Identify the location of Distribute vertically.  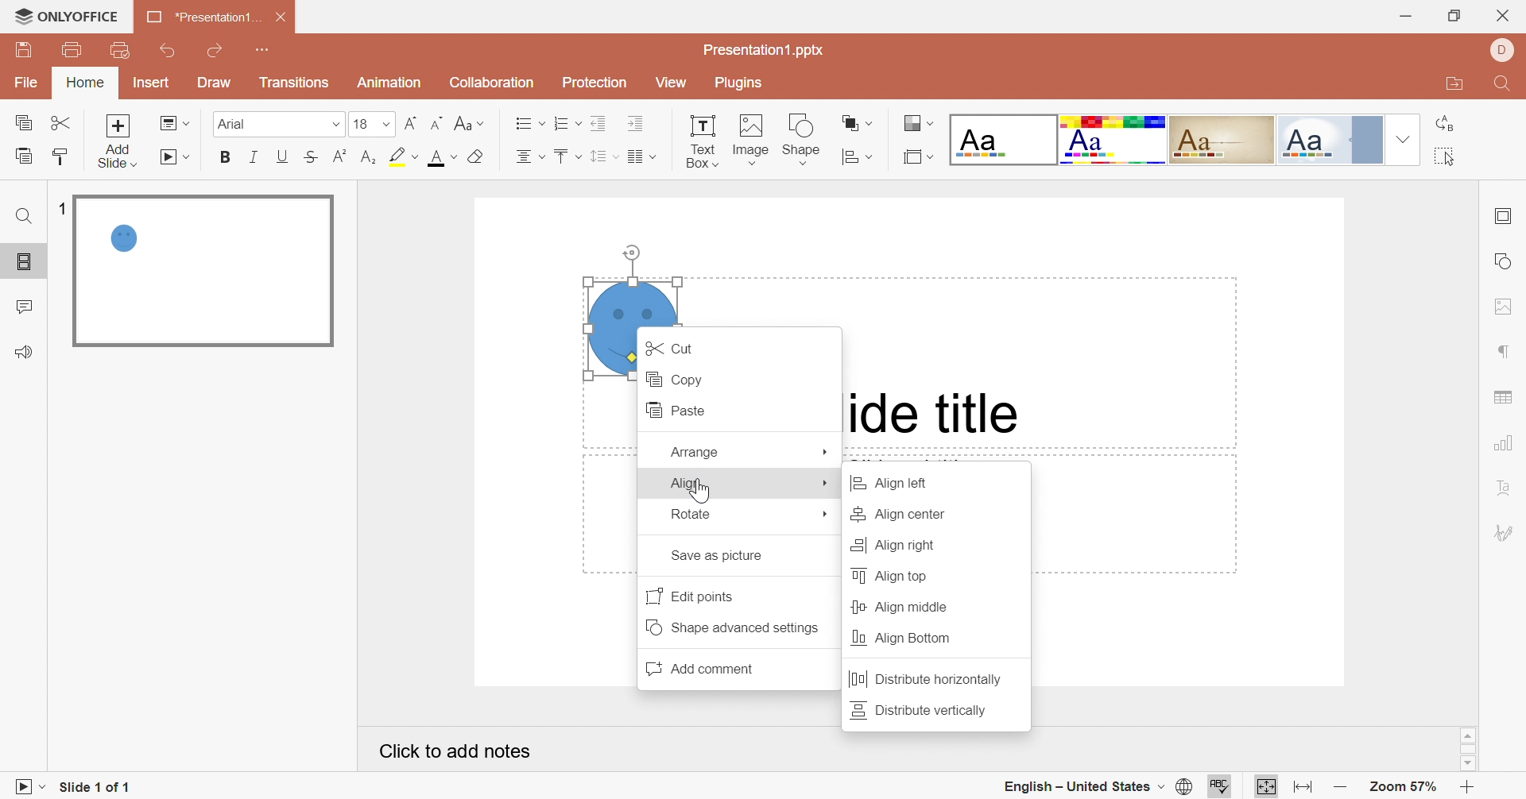
(921, 708).